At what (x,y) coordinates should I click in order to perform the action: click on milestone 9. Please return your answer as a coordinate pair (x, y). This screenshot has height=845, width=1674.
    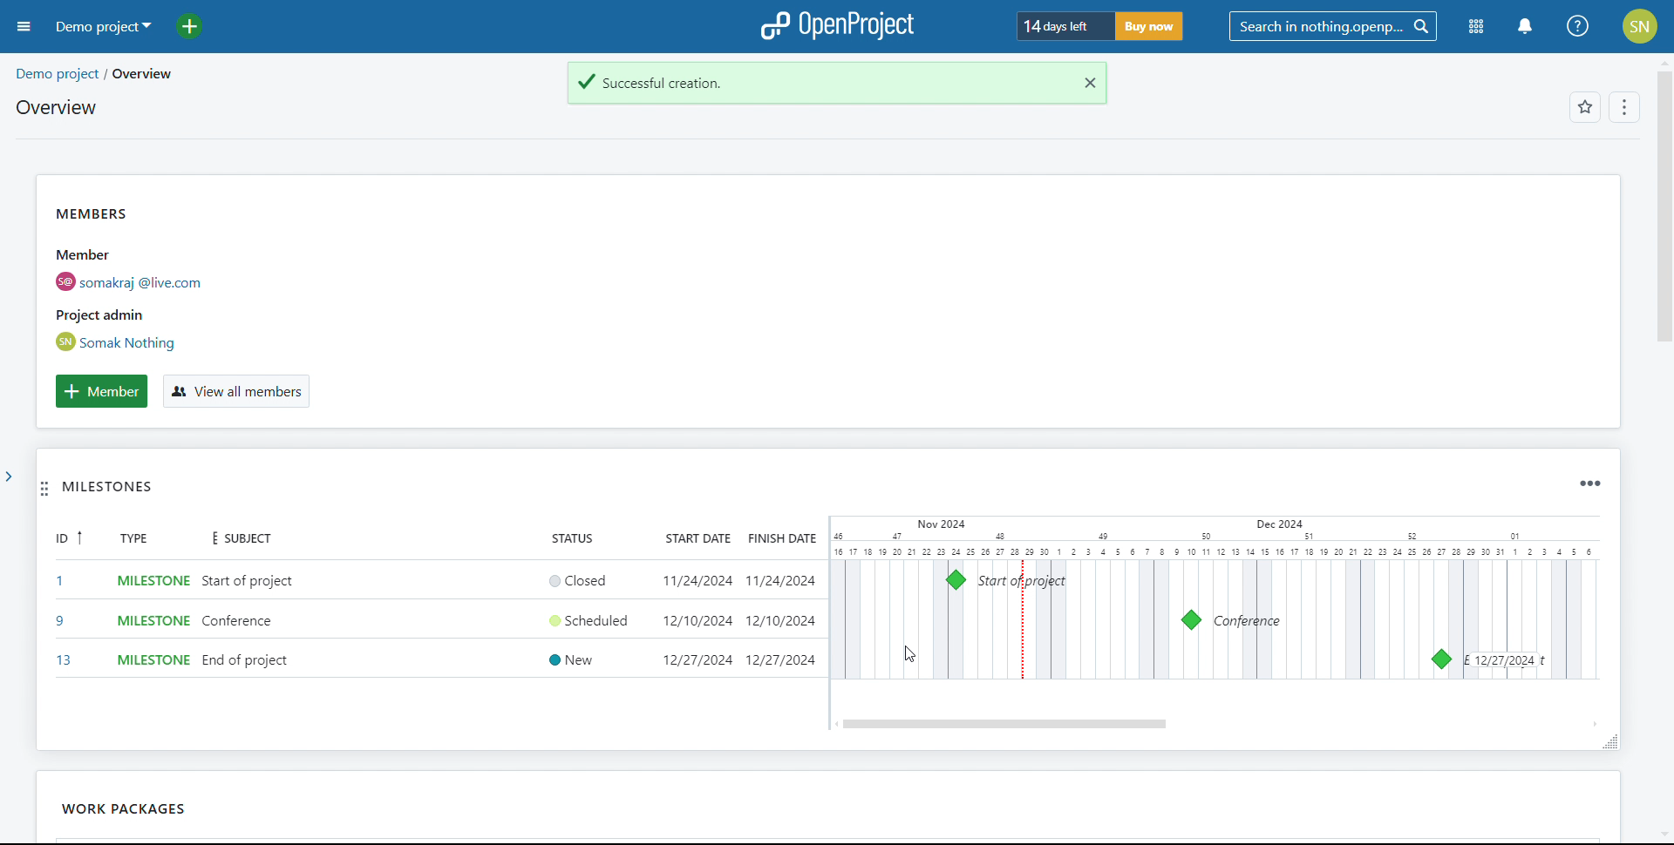
    Looking at the image, I should click on (1191, 620).